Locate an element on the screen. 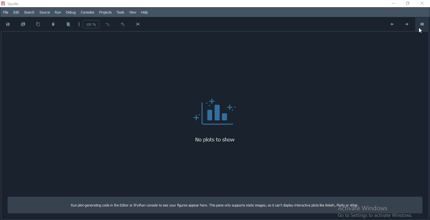  close is located at coordinates (423, 3).